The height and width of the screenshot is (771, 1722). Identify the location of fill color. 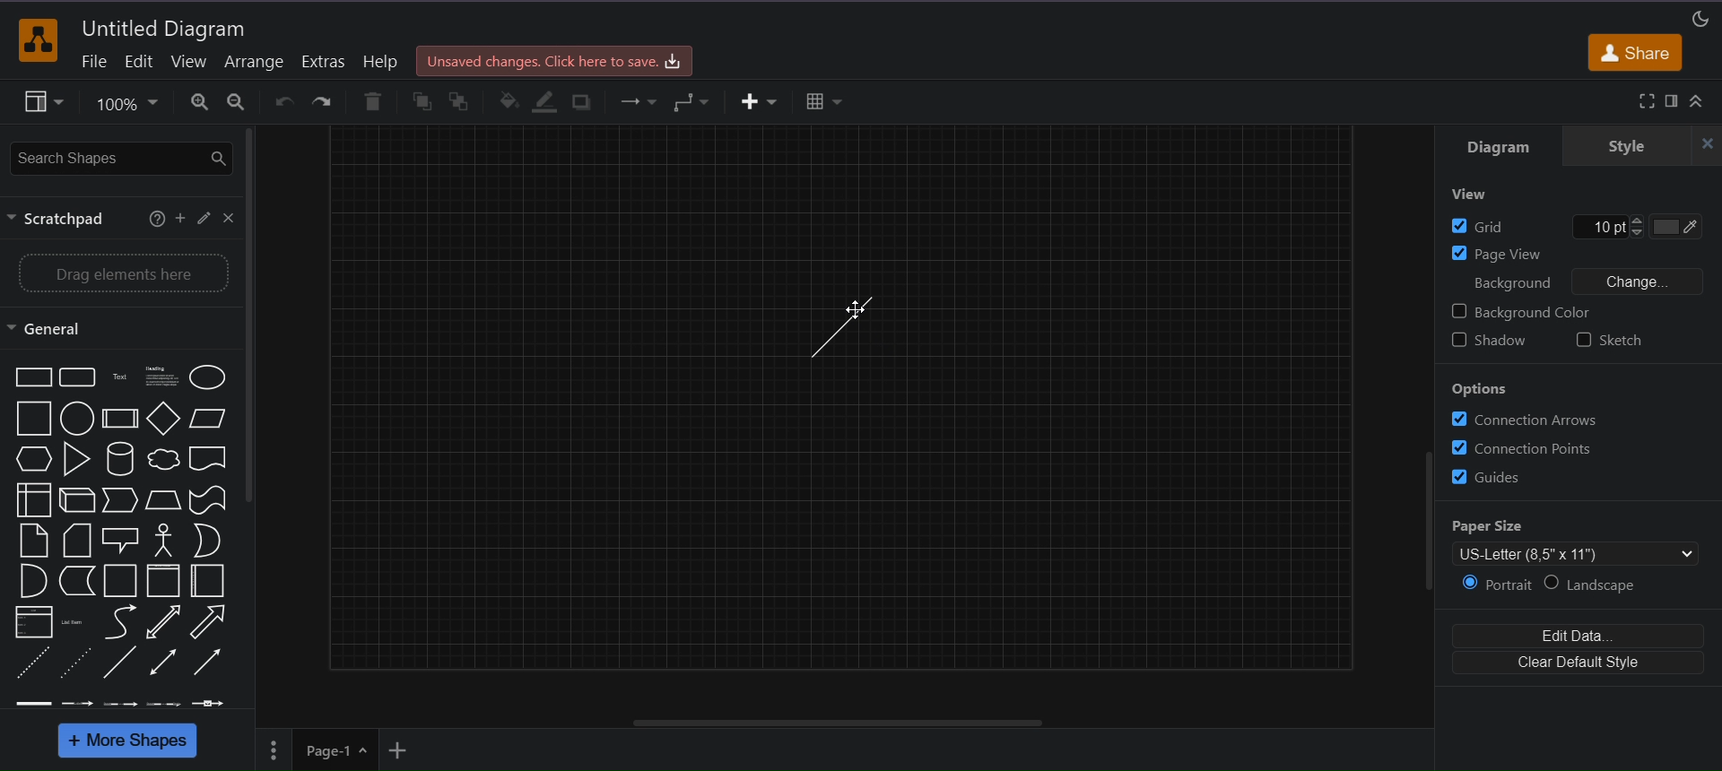
(507, 99).